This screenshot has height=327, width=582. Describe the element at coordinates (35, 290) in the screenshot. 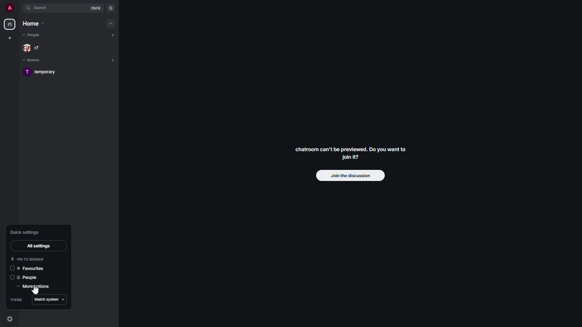

I see `cursor` at that location.